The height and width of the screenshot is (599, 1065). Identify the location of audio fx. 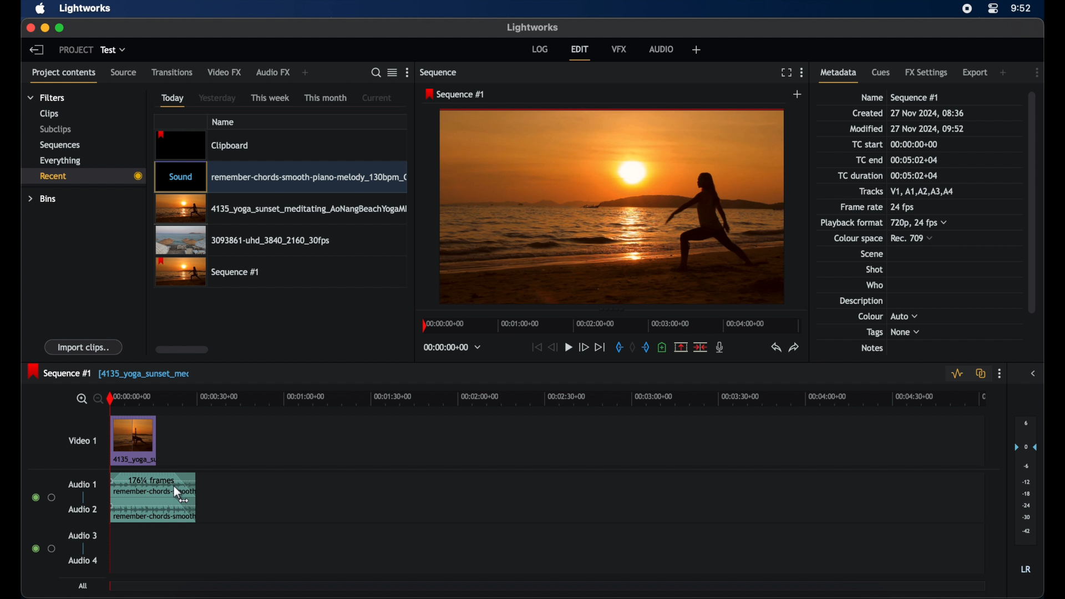
(273, 73).